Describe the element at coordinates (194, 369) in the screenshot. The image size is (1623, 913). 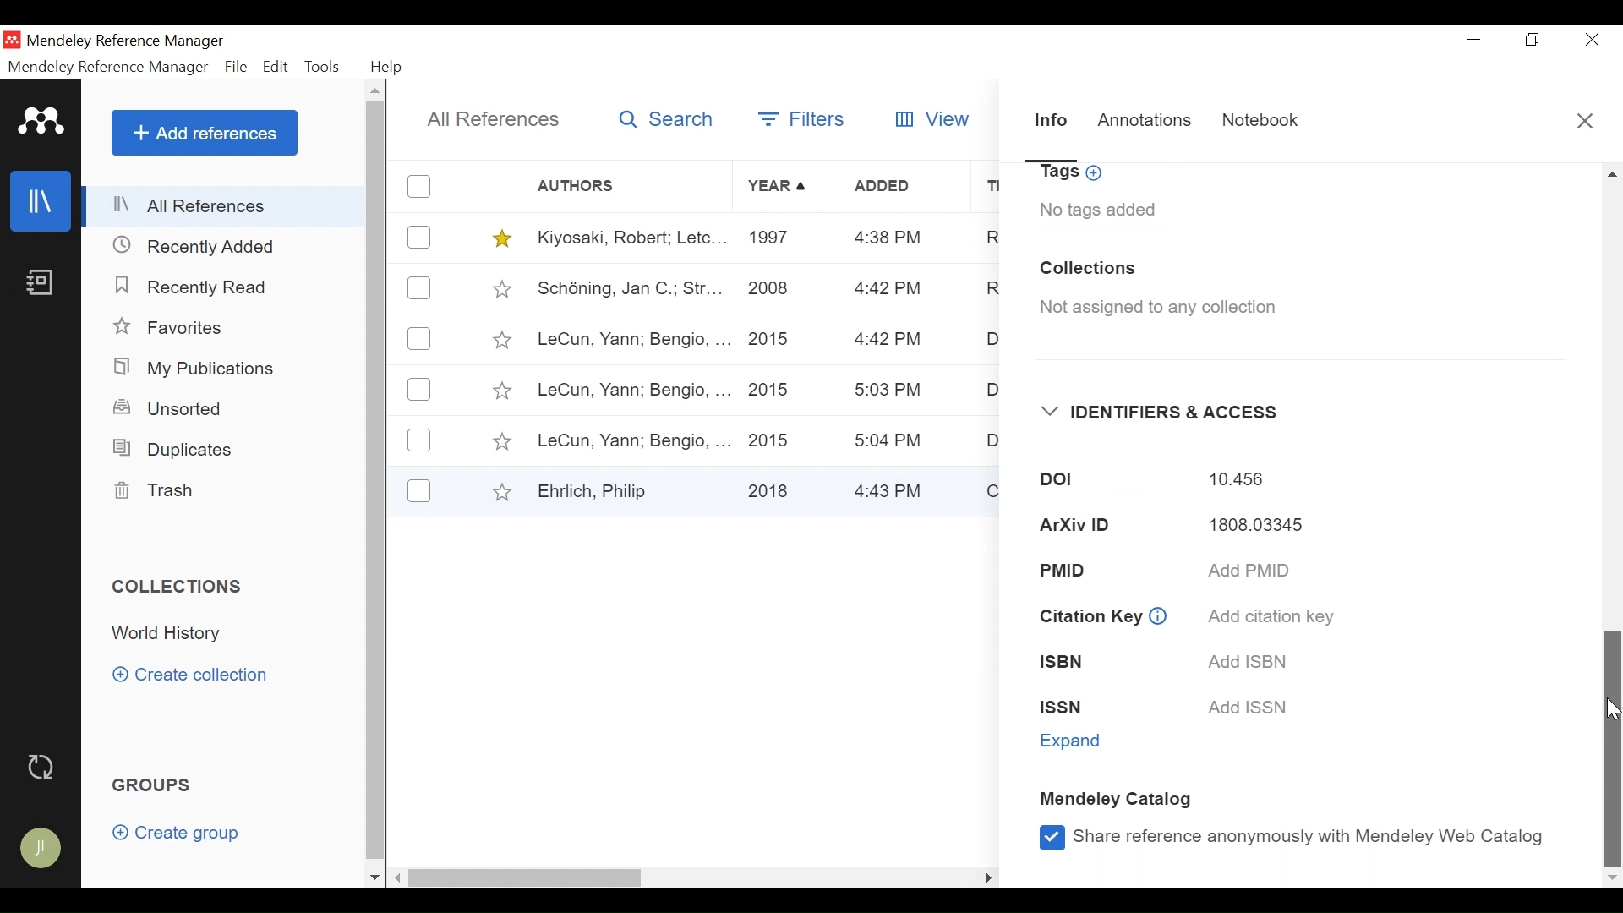
I see `My Publications` at that location.